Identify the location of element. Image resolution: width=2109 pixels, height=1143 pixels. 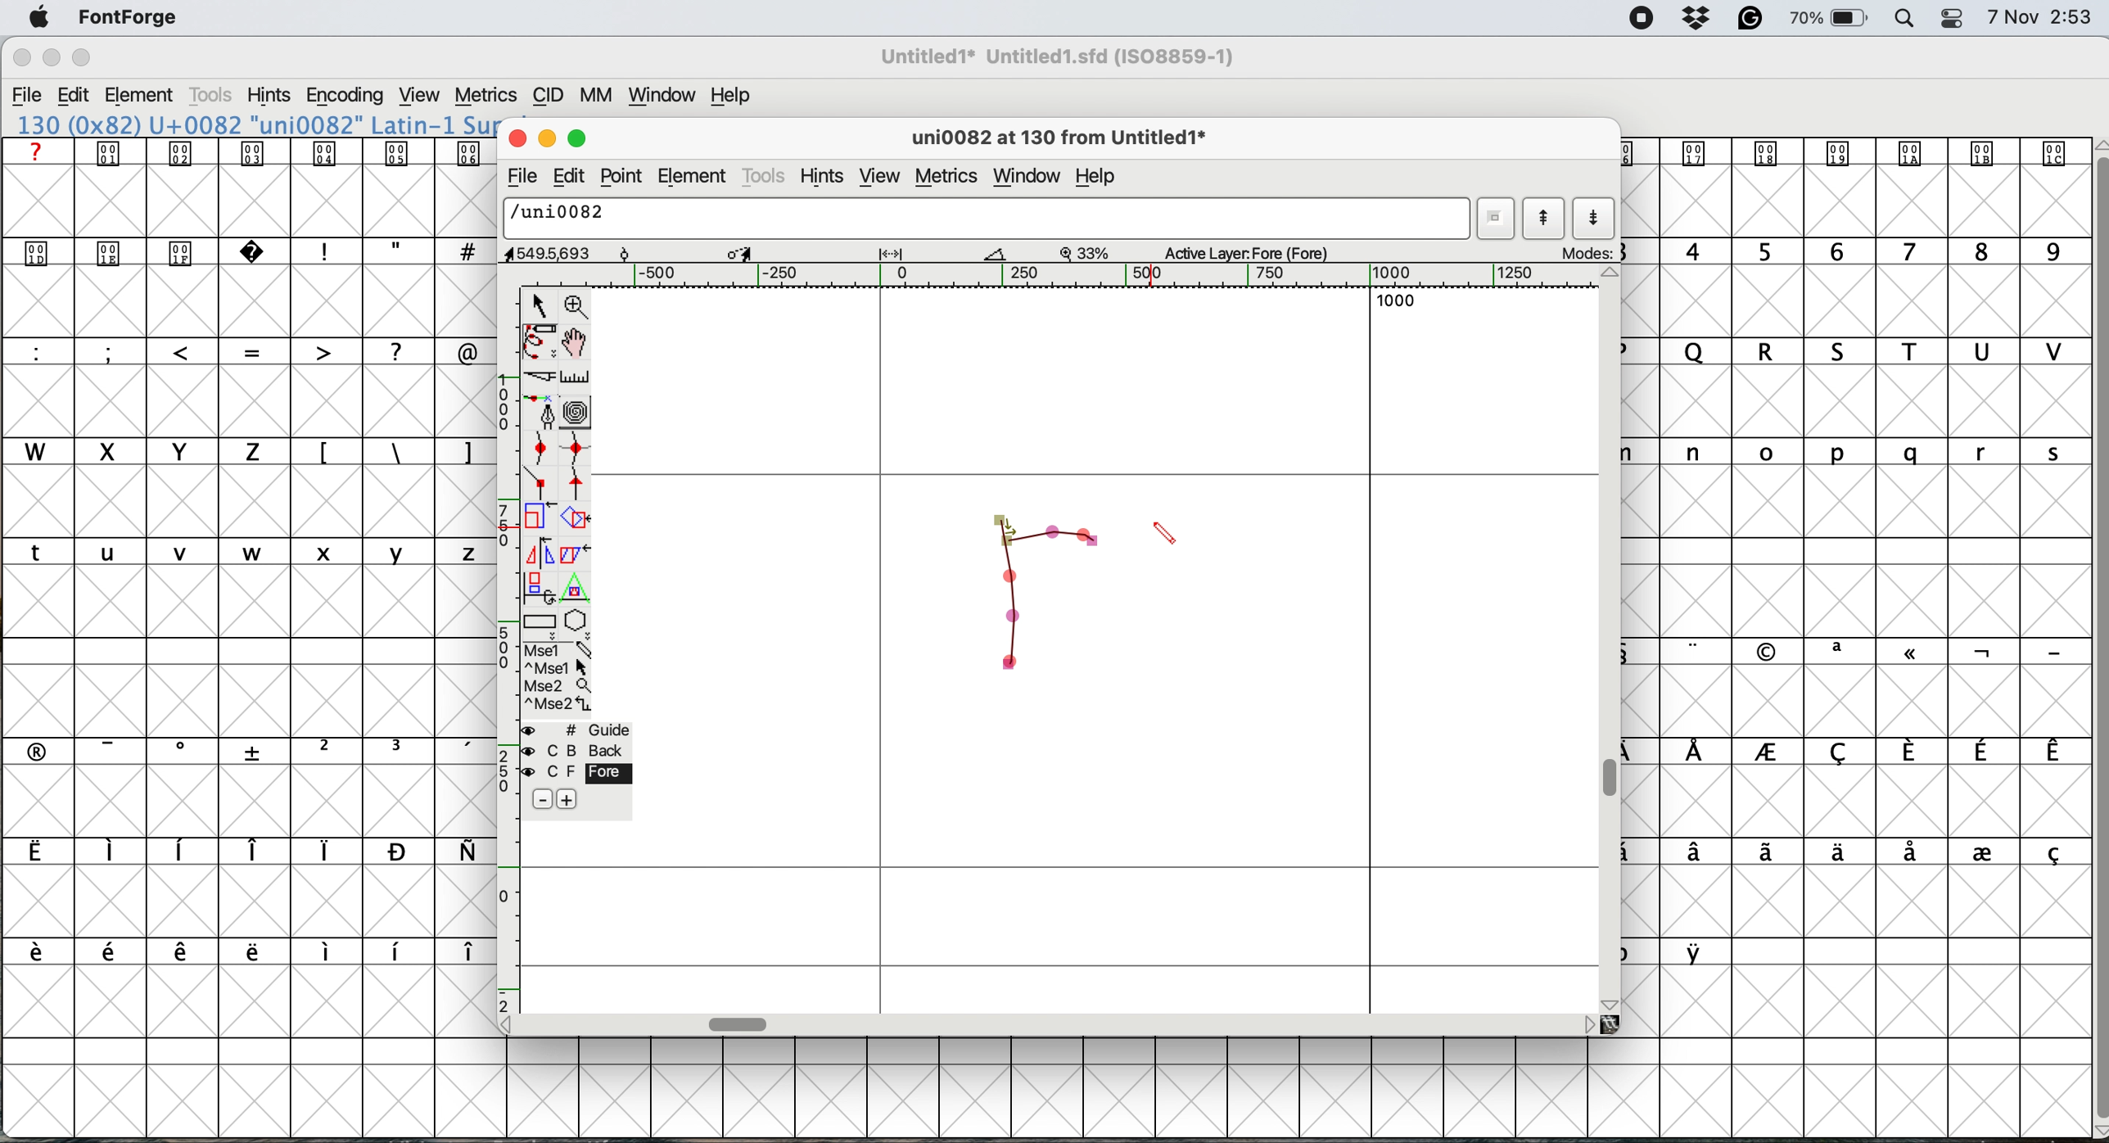
(694, 177).